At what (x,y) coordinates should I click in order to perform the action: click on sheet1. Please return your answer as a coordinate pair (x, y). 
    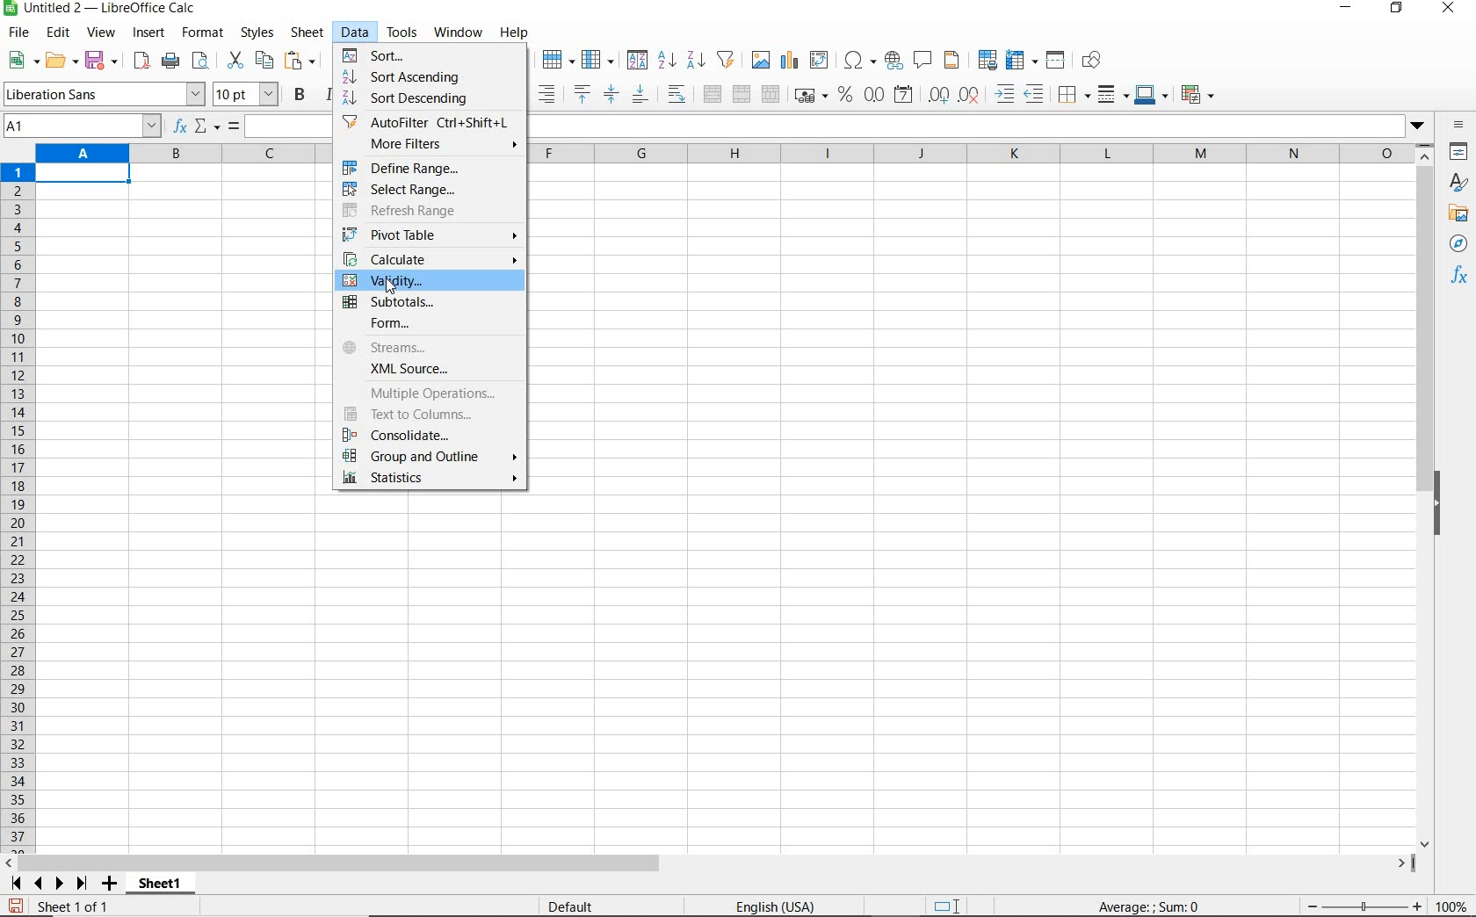
    Looking at the image, I should click on (159, 886).